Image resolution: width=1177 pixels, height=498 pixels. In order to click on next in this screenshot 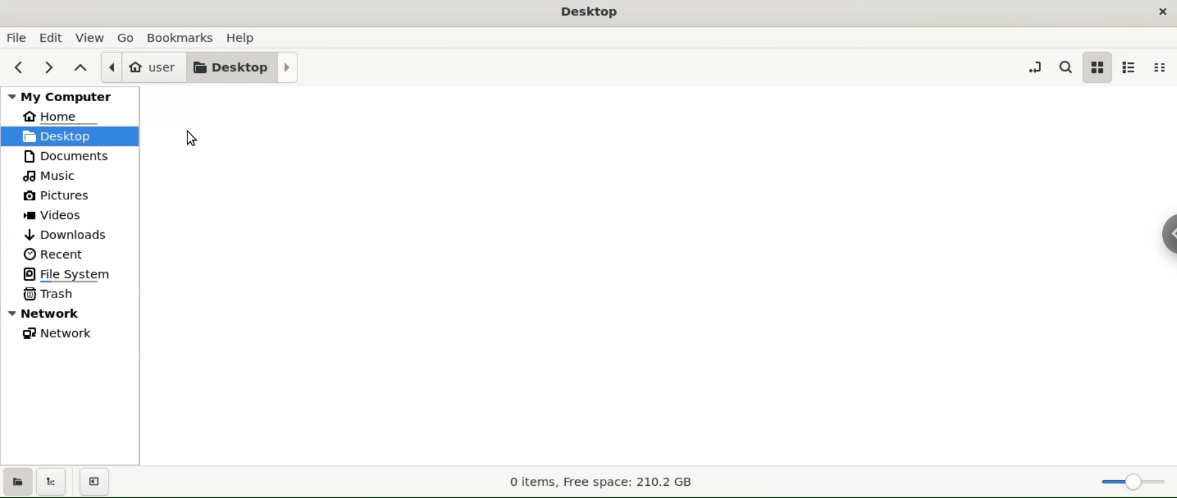, I will do `click(48, 66)`.